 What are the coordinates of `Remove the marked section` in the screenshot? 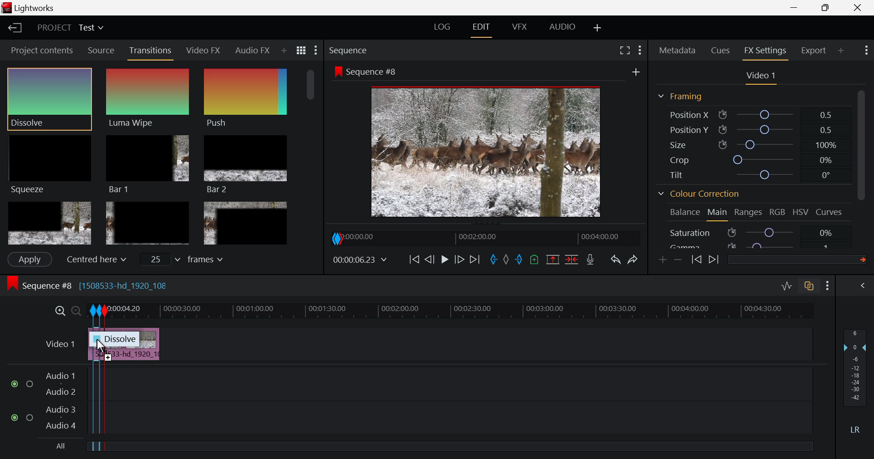 It's located at (553, 258).